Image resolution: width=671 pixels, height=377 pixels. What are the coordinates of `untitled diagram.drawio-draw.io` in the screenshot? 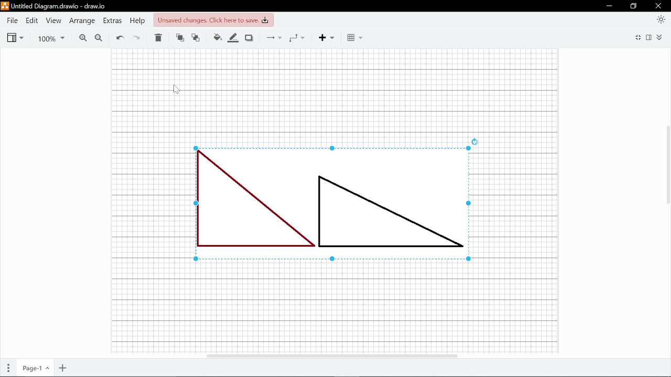 It's located at (60, 6).